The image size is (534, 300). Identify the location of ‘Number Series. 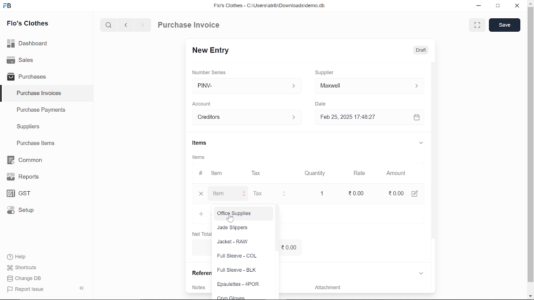
(215, 72).